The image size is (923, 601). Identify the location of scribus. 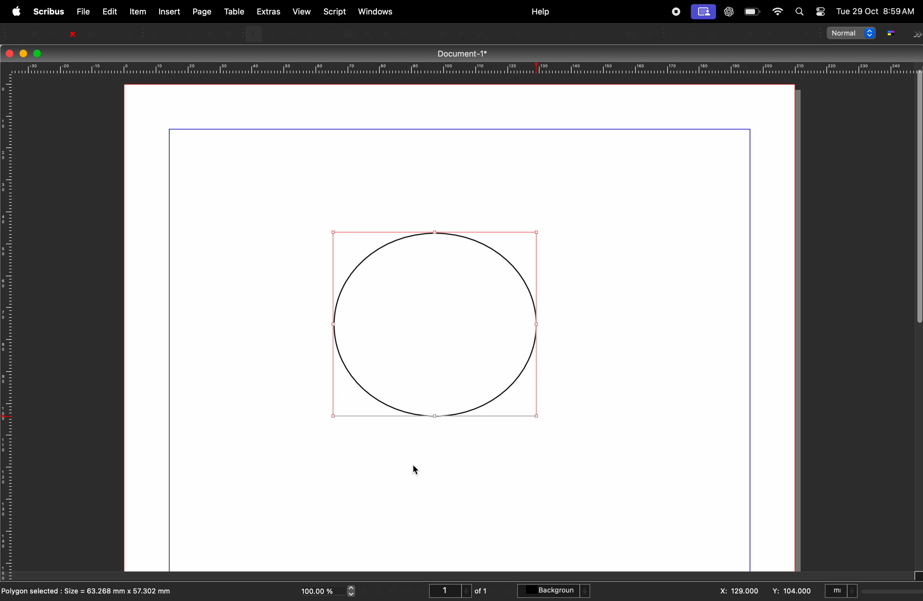
(47, 12).